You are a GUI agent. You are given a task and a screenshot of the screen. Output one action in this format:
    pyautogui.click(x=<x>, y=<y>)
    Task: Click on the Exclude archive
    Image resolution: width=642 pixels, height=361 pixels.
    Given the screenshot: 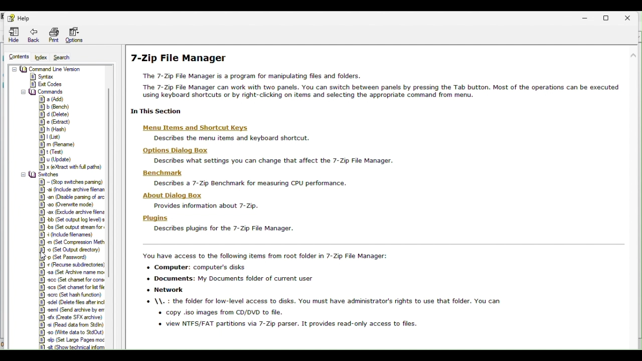 What is the action you would take?
    pyautogui.click(x=69, y=212)
    